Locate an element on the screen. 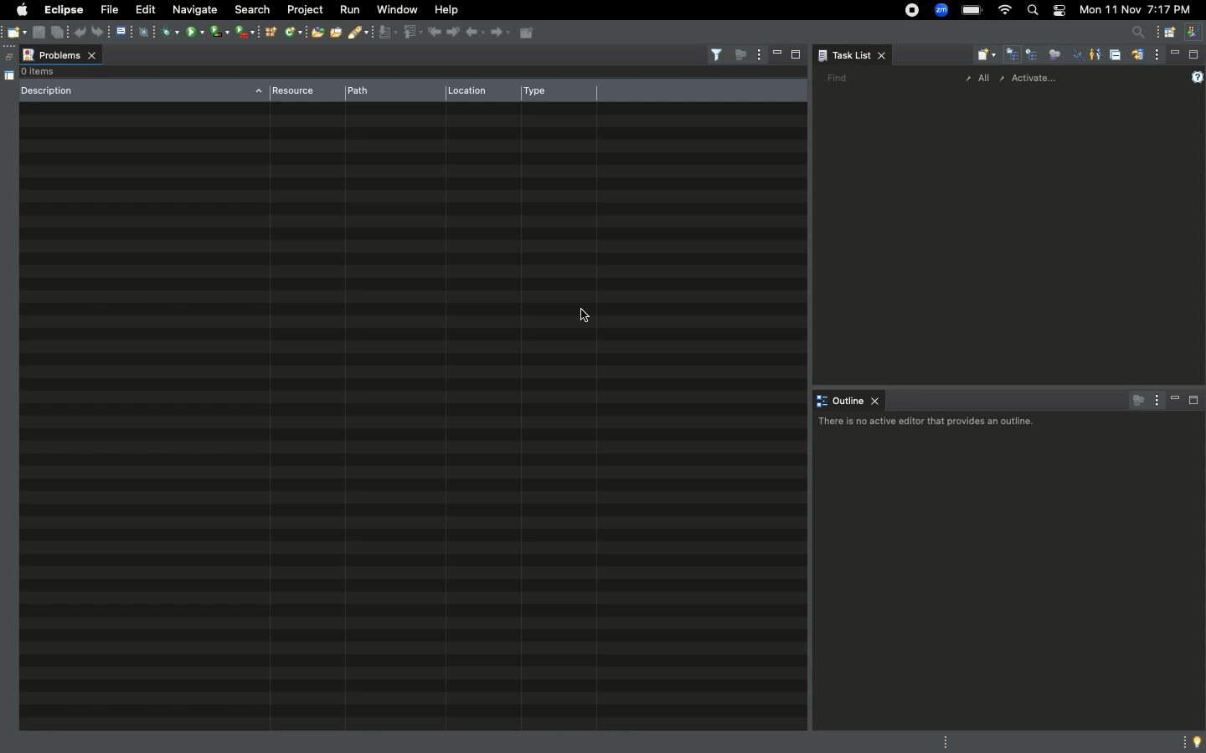 The image size is (1206, 753). Minimize is located at coordinates (1176, 54).